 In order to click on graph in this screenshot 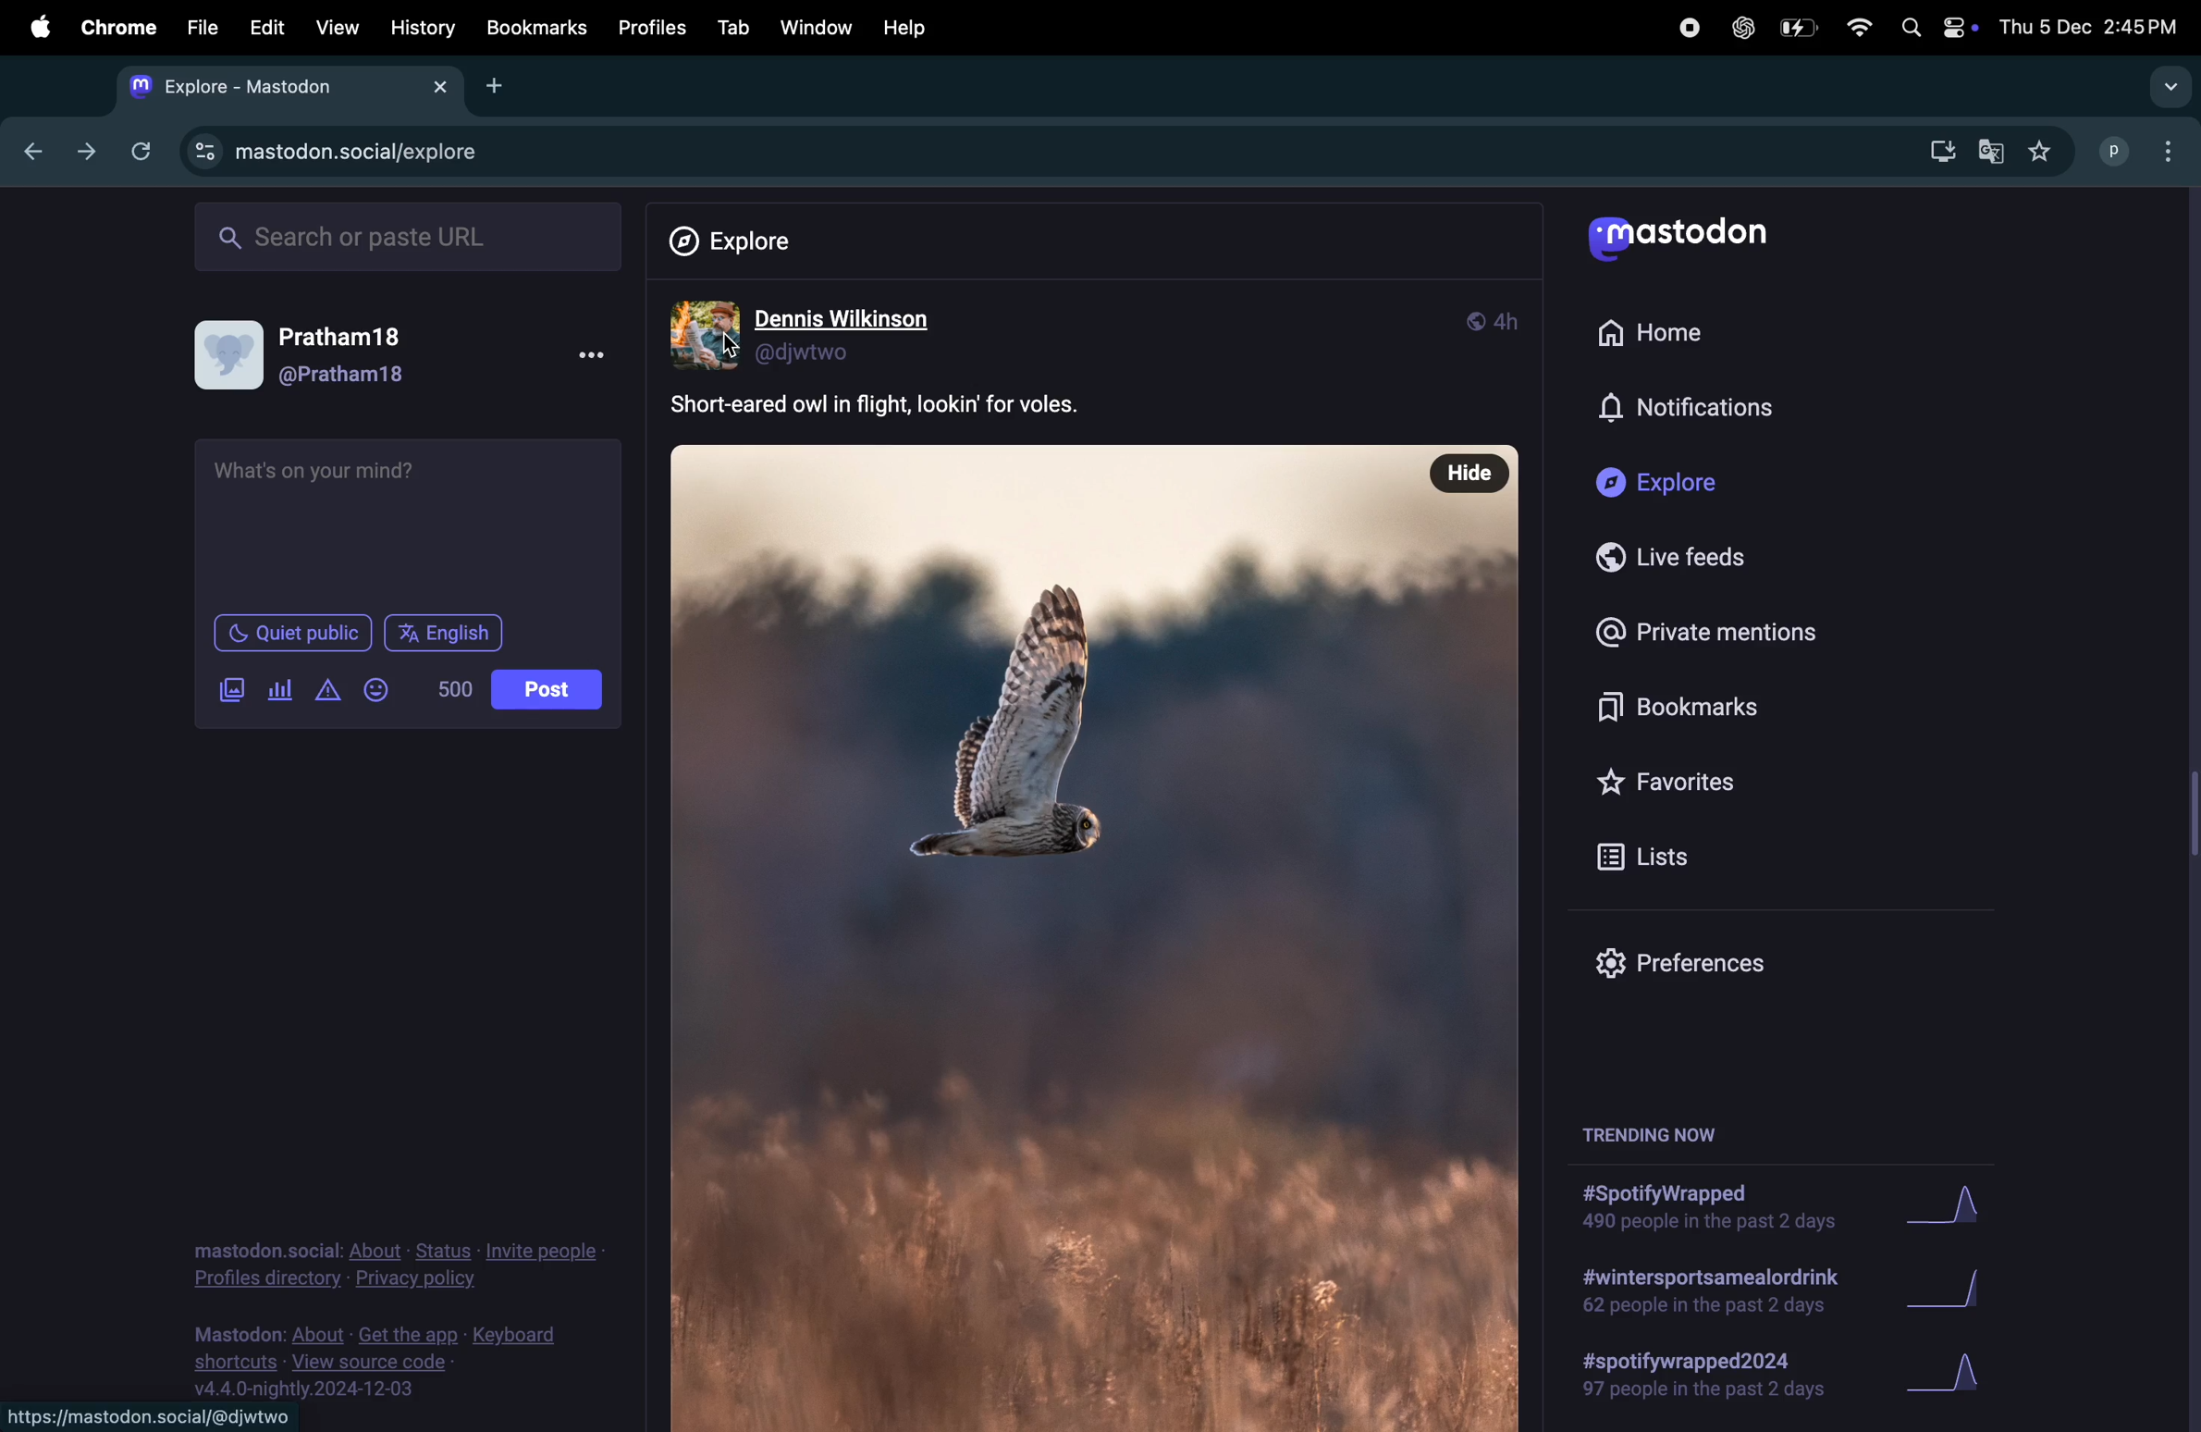, I will do `click(1954, 1377)`.